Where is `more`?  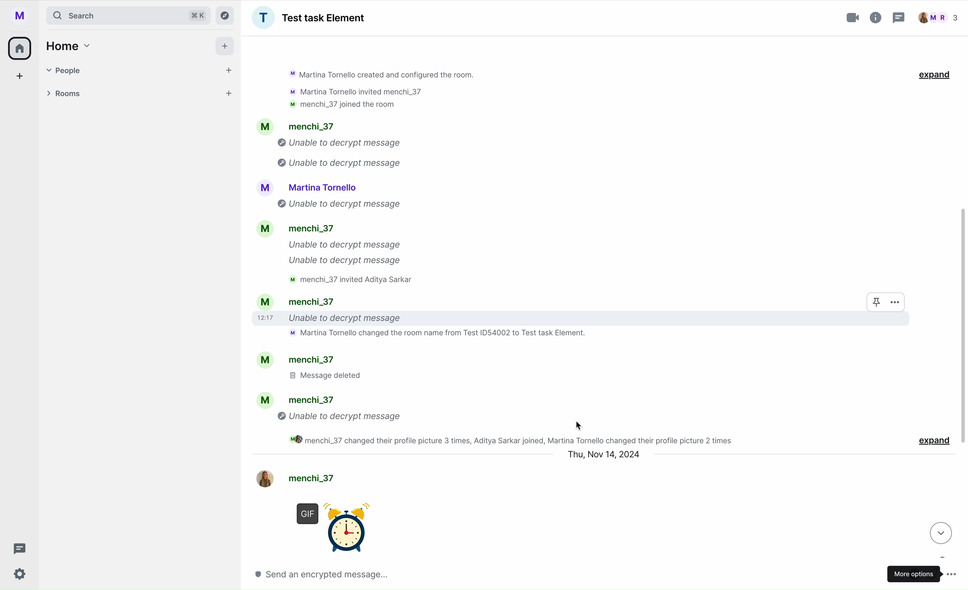 more is located at coordinates (898, 302).